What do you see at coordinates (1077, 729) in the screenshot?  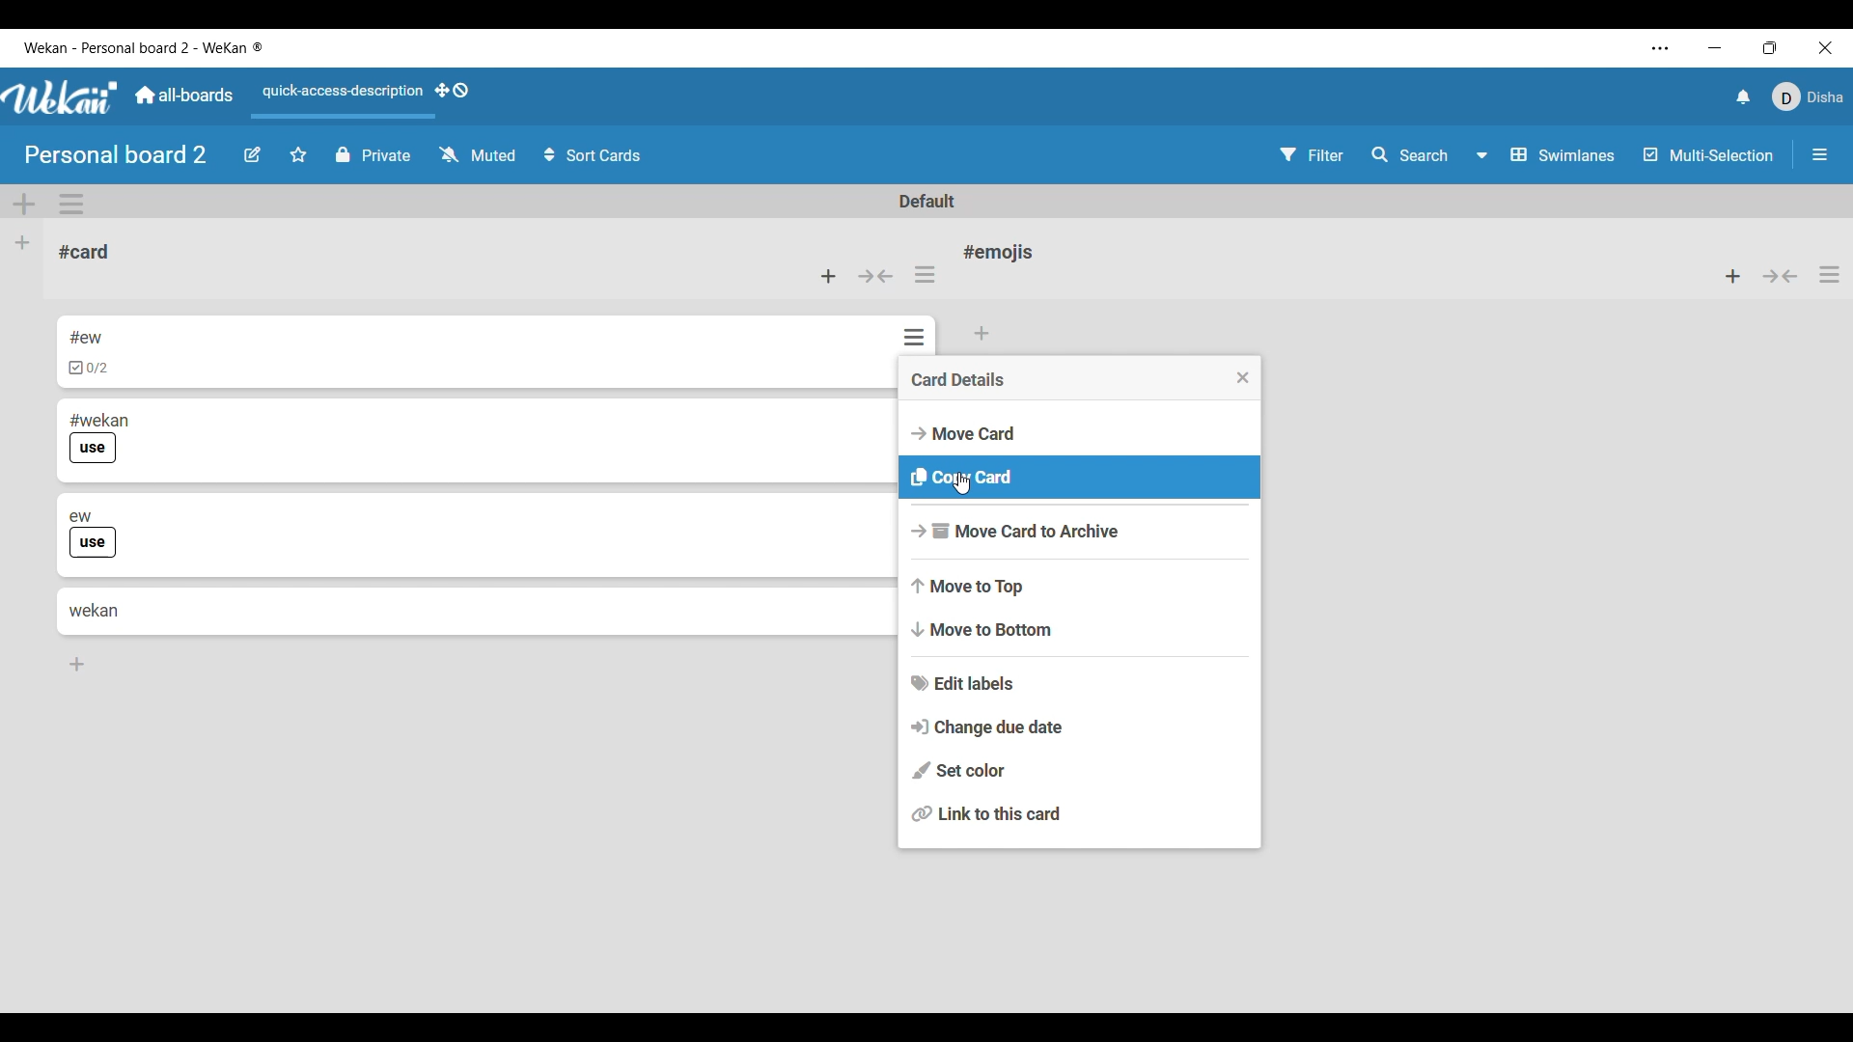 I see `Change due date` at bounding box center [1077, 729].